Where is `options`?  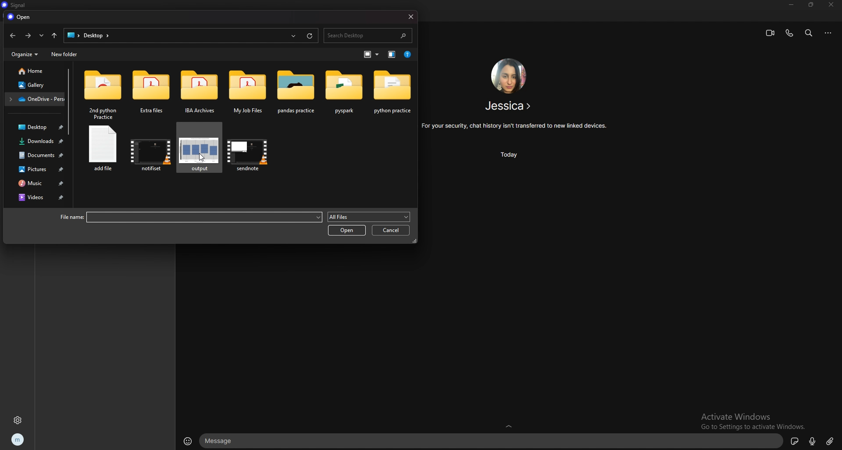
options is located at coordinates (829, 33).